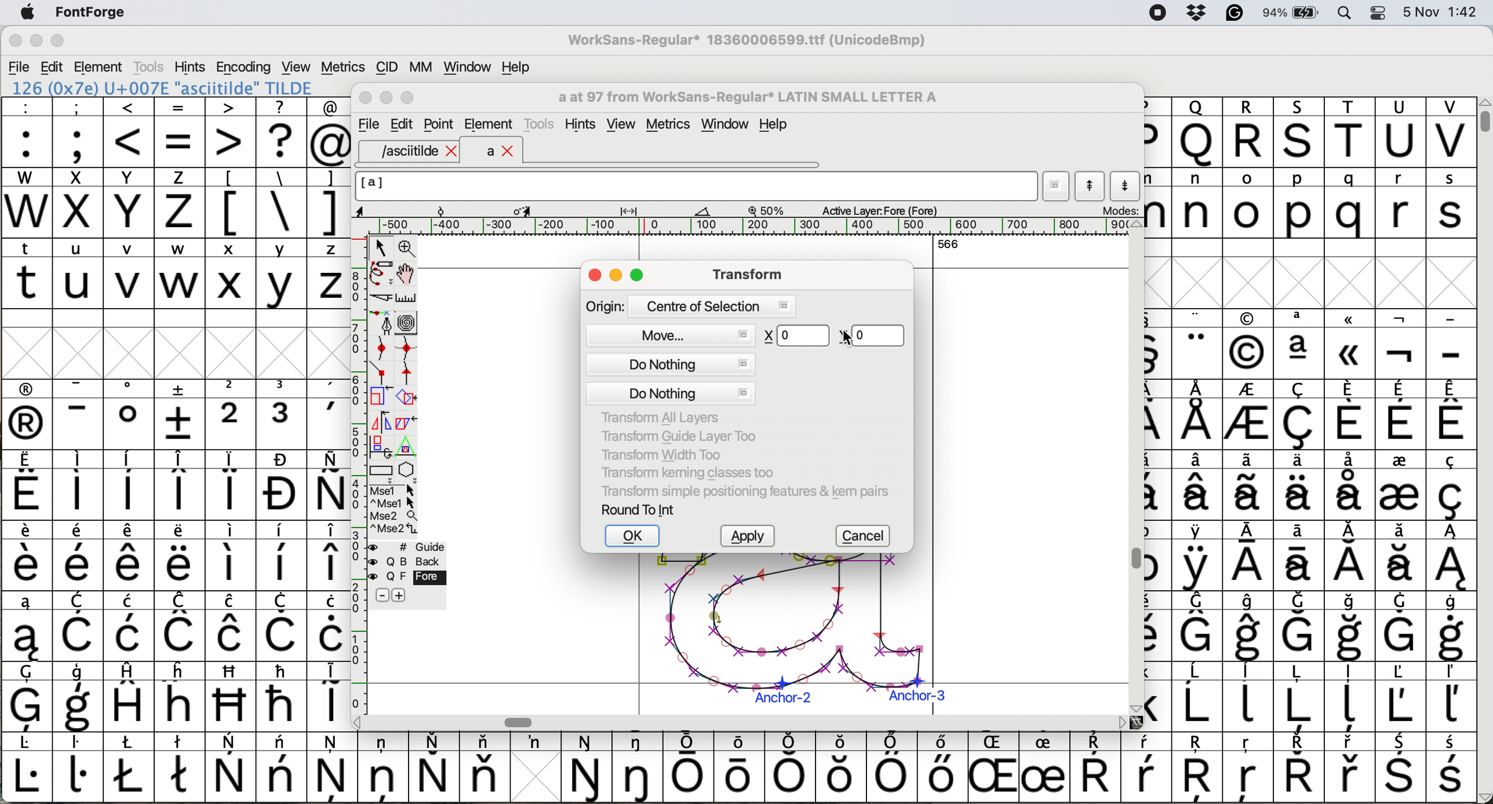 The height and width of the screenshot is (804, 1493). Describe the element at coordinates (1200, 485) in the screenshot. I see `symbol` at that location.